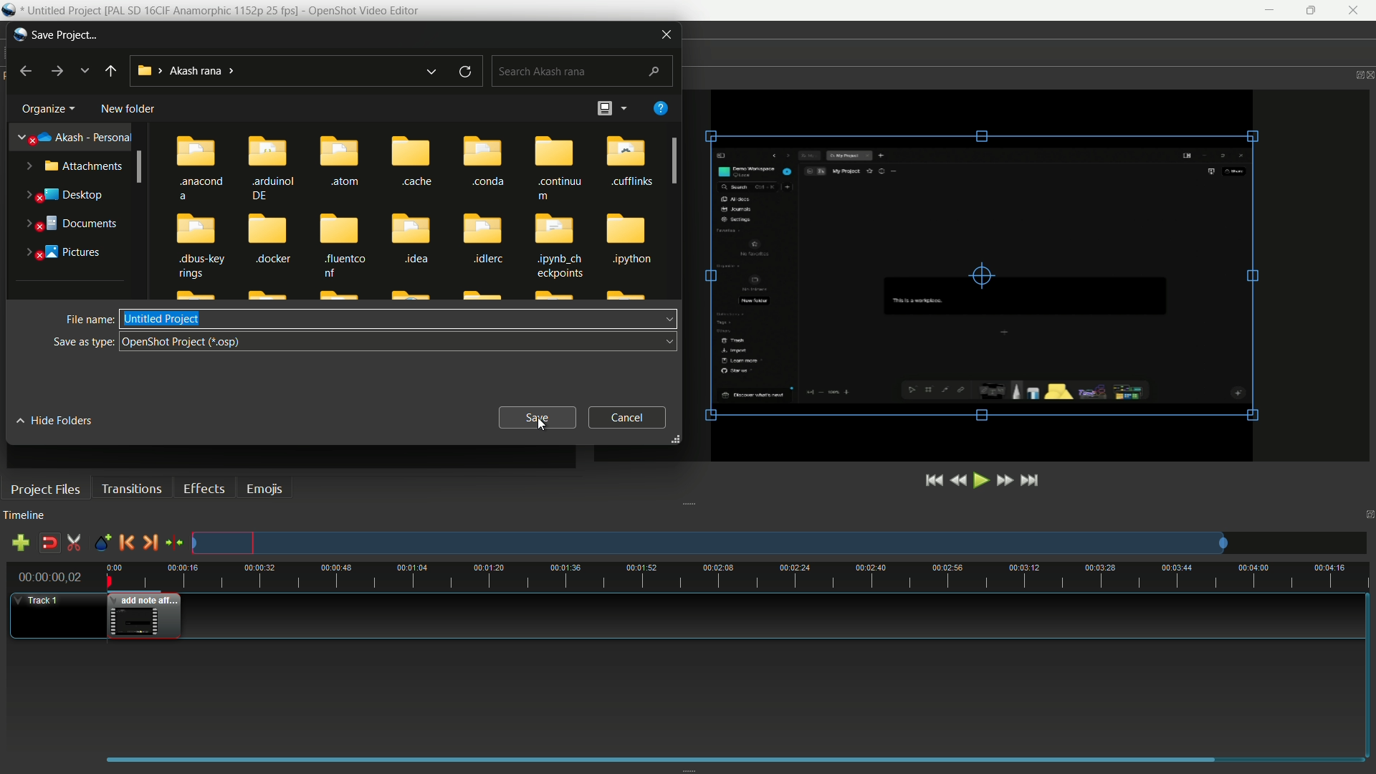  Describe the element at coordinates (935, 481) in the screenshot. I see `jump to start` at that location.